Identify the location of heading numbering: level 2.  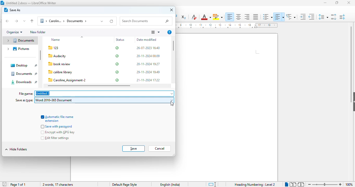
(255, 184).